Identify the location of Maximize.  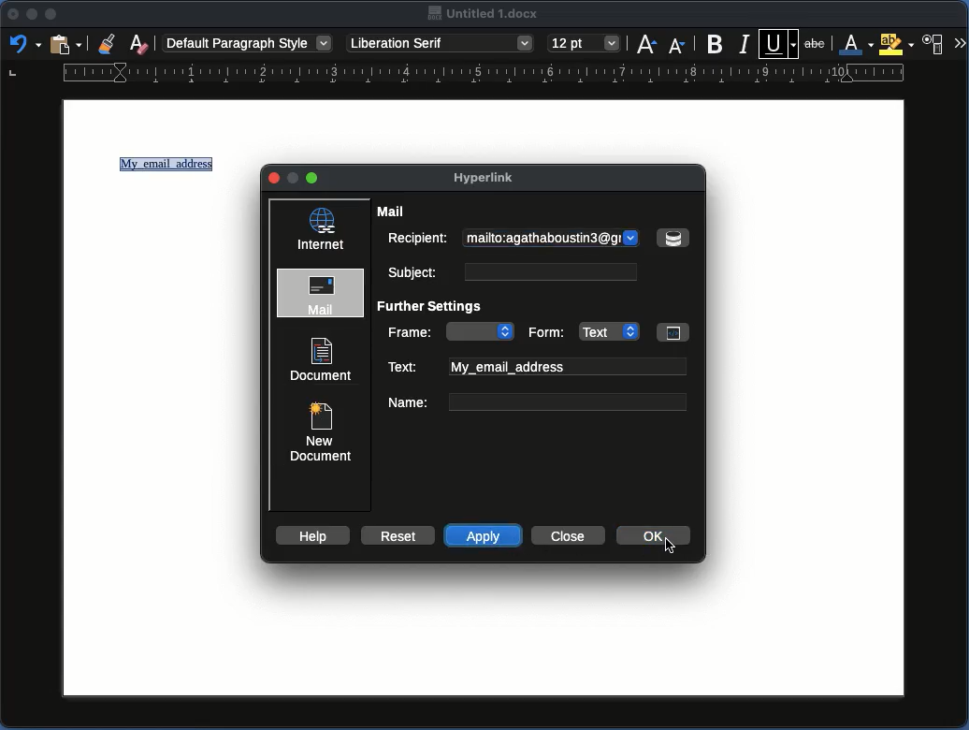
(51, 14).